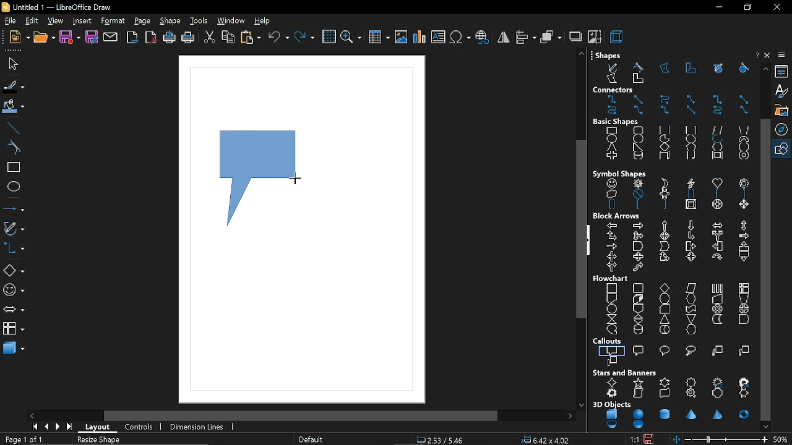 The height and width of the screenshot is (445, 792). Describe the element at coordinates (460, 38) in the screenshot. I see `insert symbol` at that location.